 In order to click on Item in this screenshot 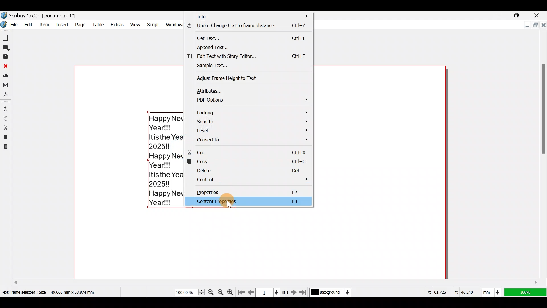, I will do `click(46, 24)`.